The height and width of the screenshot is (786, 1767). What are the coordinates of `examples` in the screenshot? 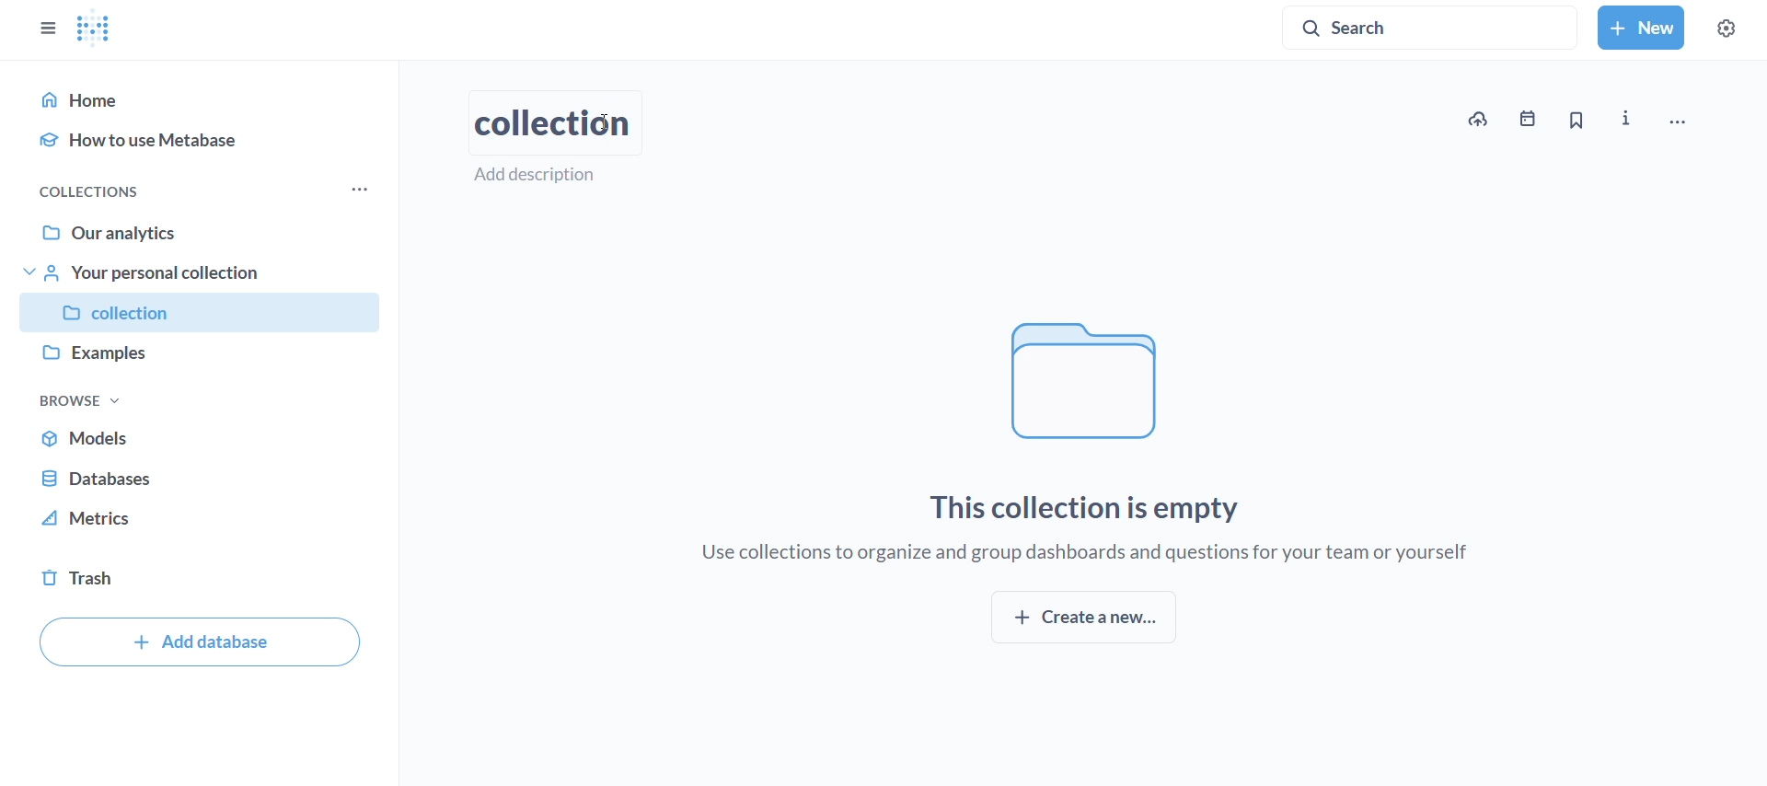 It's located at (206, 358).